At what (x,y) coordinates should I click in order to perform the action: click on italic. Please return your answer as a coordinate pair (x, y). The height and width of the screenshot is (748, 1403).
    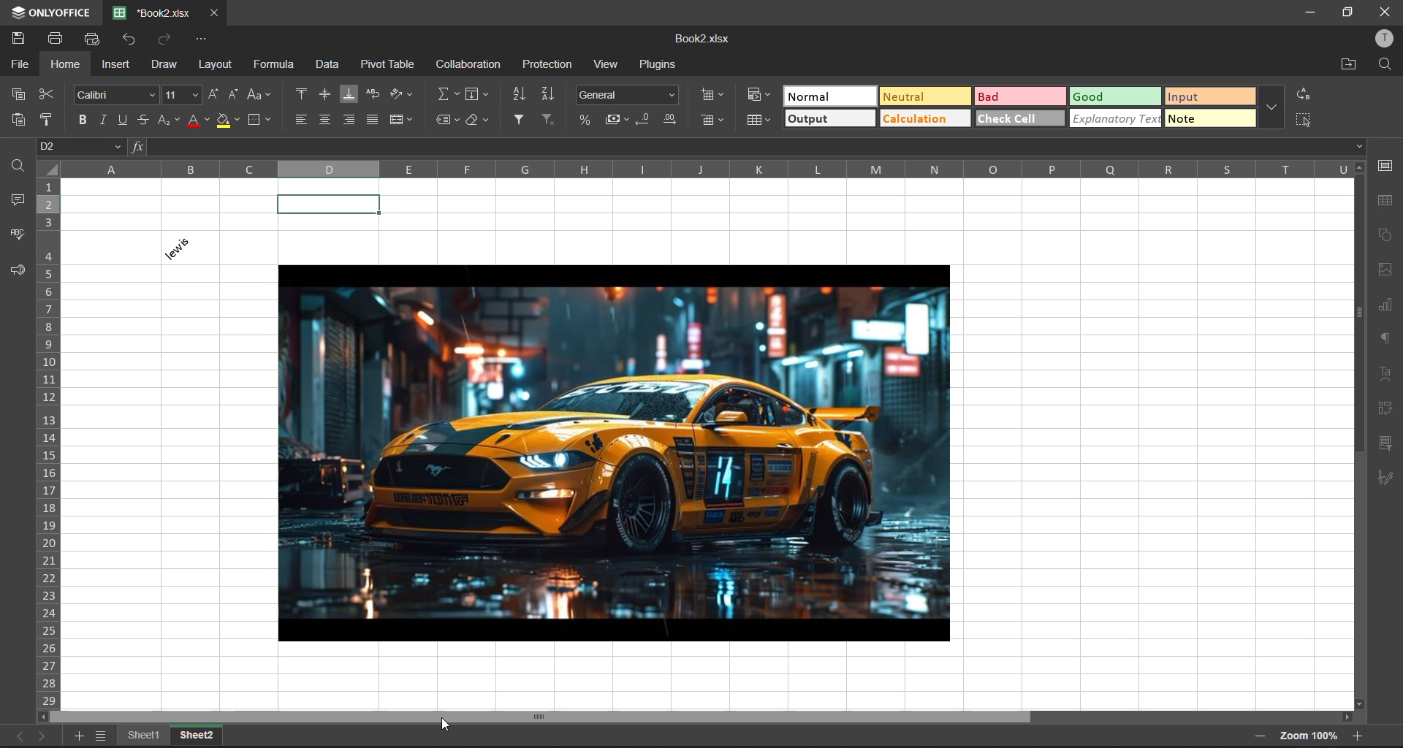
    Looking at the image, I should click on (108, 118).